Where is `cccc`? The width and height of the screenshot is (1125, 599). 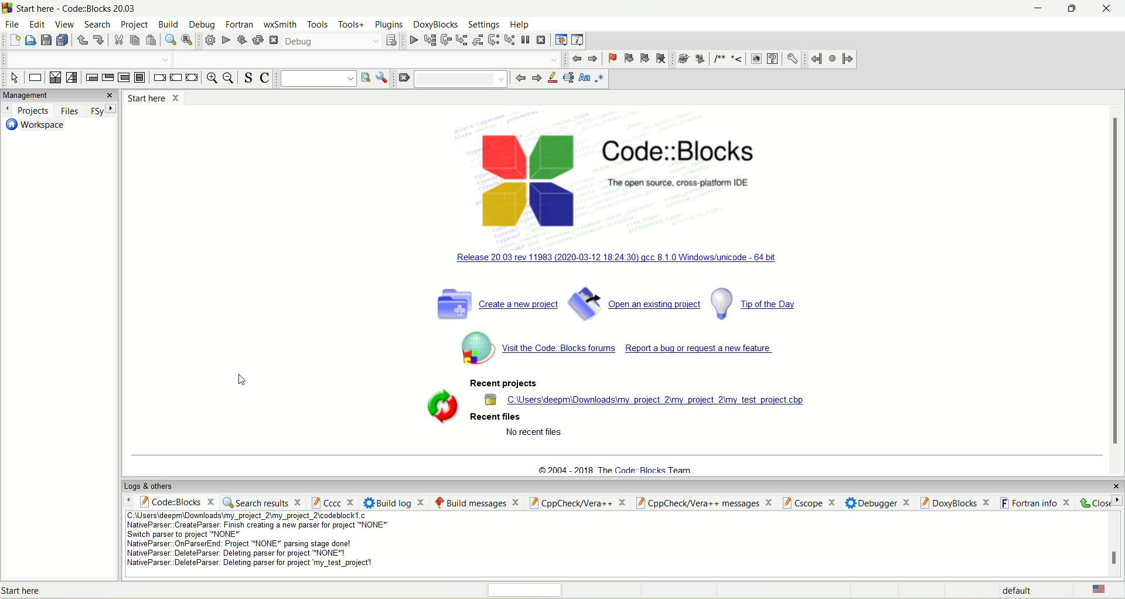
cccc is located at coordinates (339, 503).